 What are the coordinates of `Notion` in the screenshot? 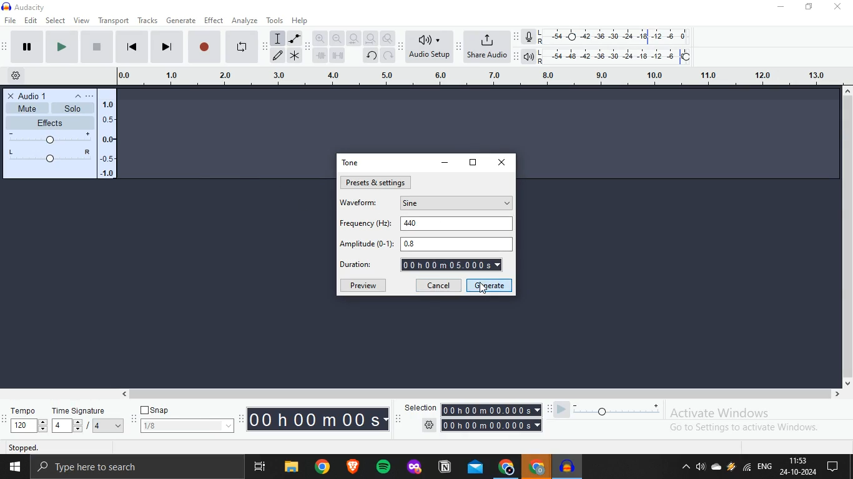 It's located at (445, 470).